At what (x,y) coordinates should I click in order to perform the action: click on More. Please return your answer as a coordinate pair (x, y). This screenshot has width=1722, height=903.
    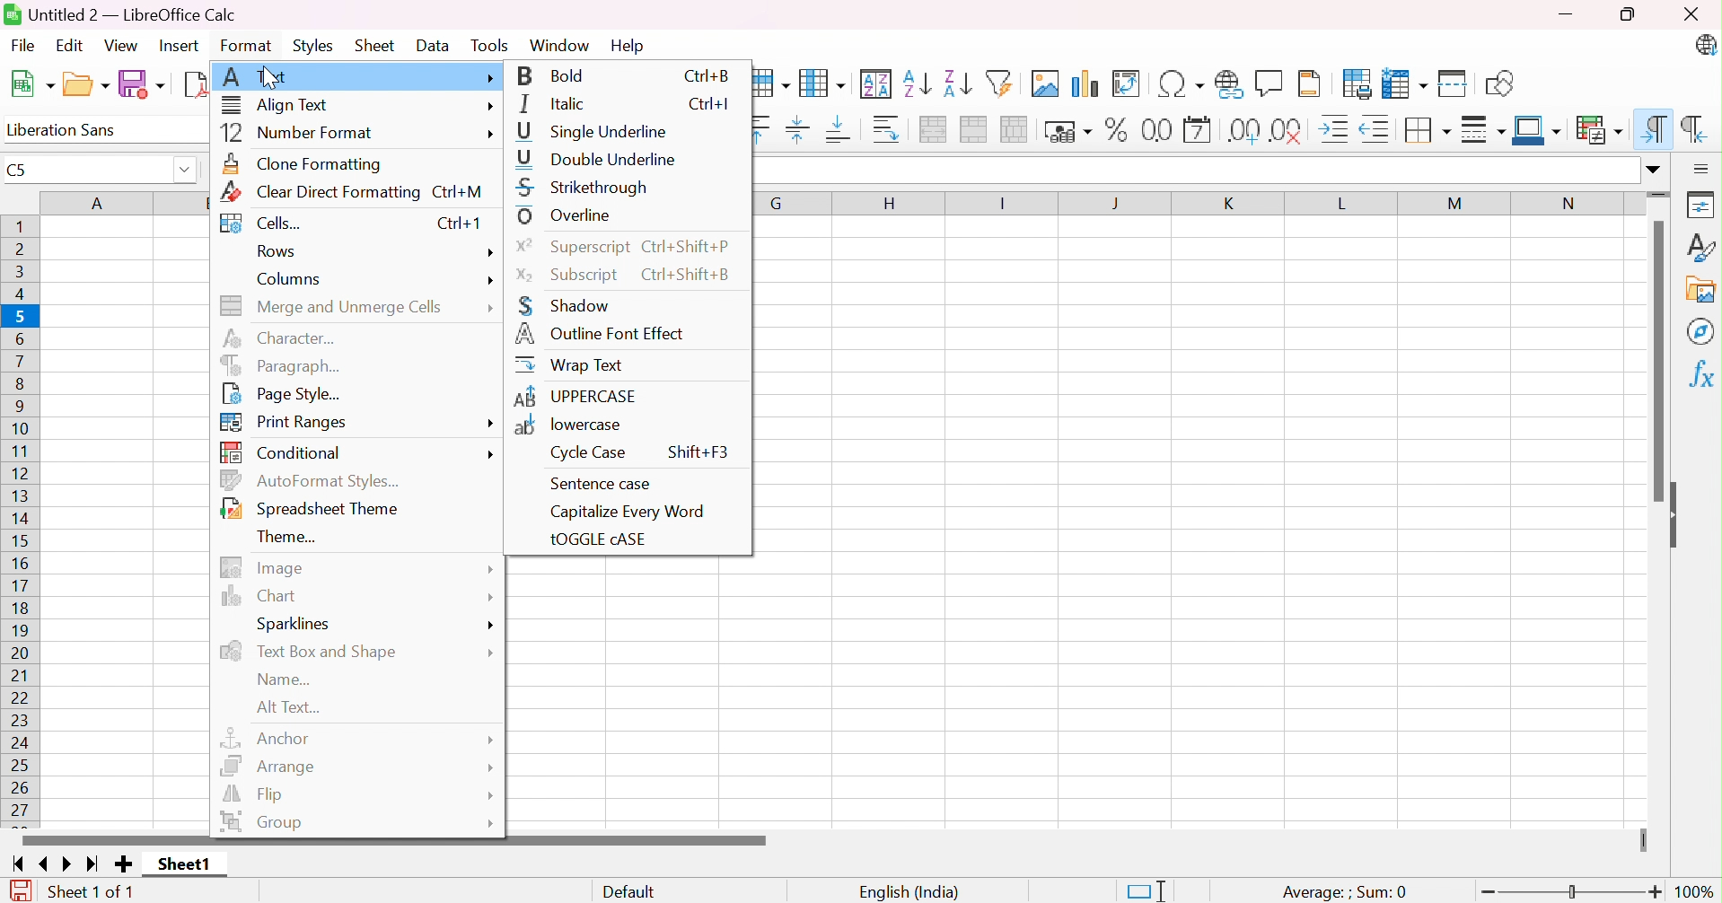
    Looking at the image, I should click on (489, 77).